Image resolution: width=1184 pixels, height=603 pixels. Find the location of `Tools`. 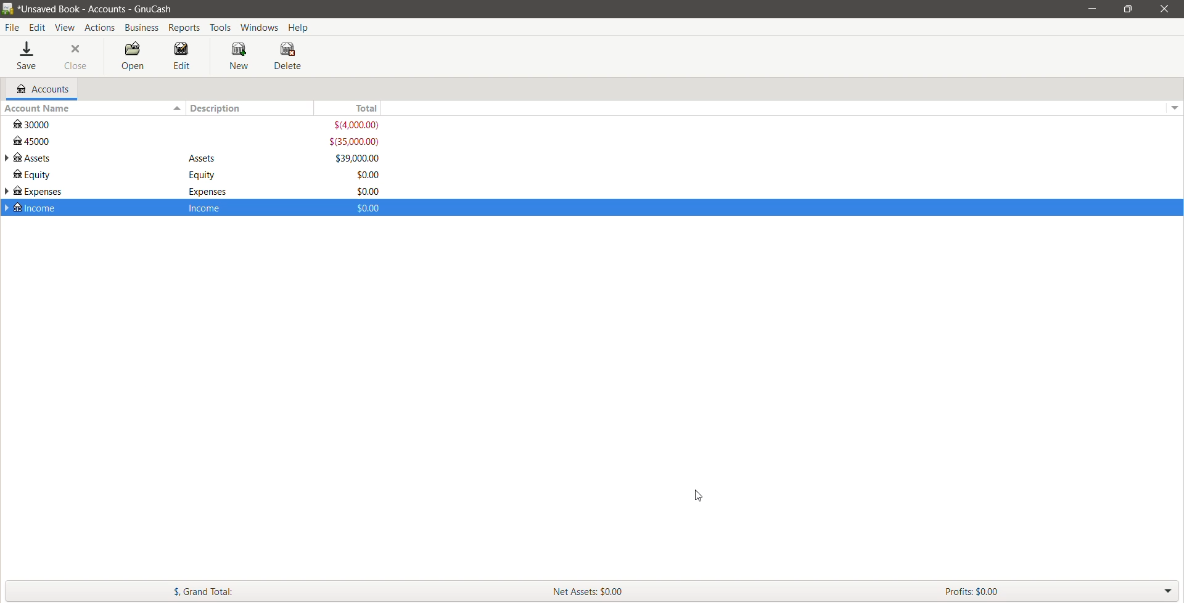

Tools is located at coordinates (221, 28).